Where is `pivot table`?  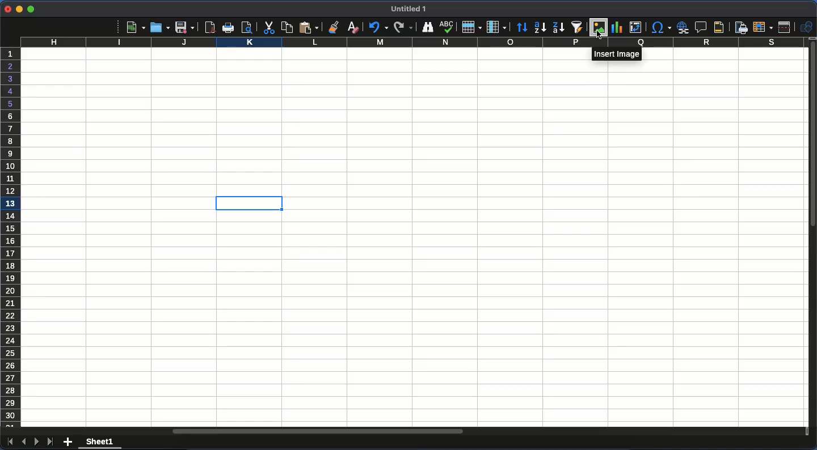
pivot table is located at coordinates (635, 27).